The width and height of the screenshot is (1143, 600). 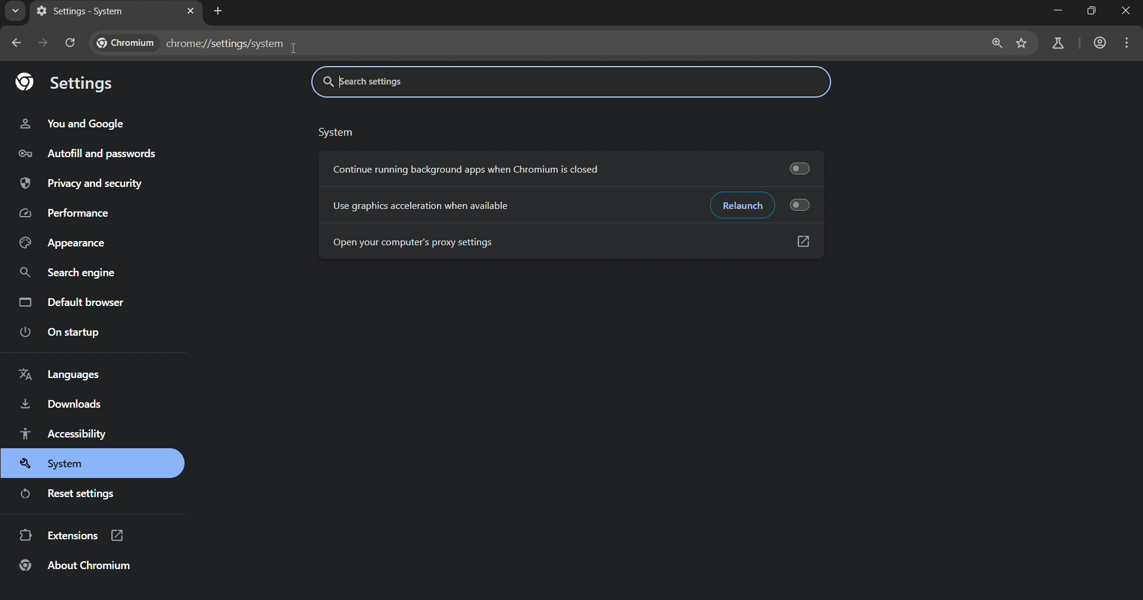 I want to click on close tab, so click(x=189, y=12).